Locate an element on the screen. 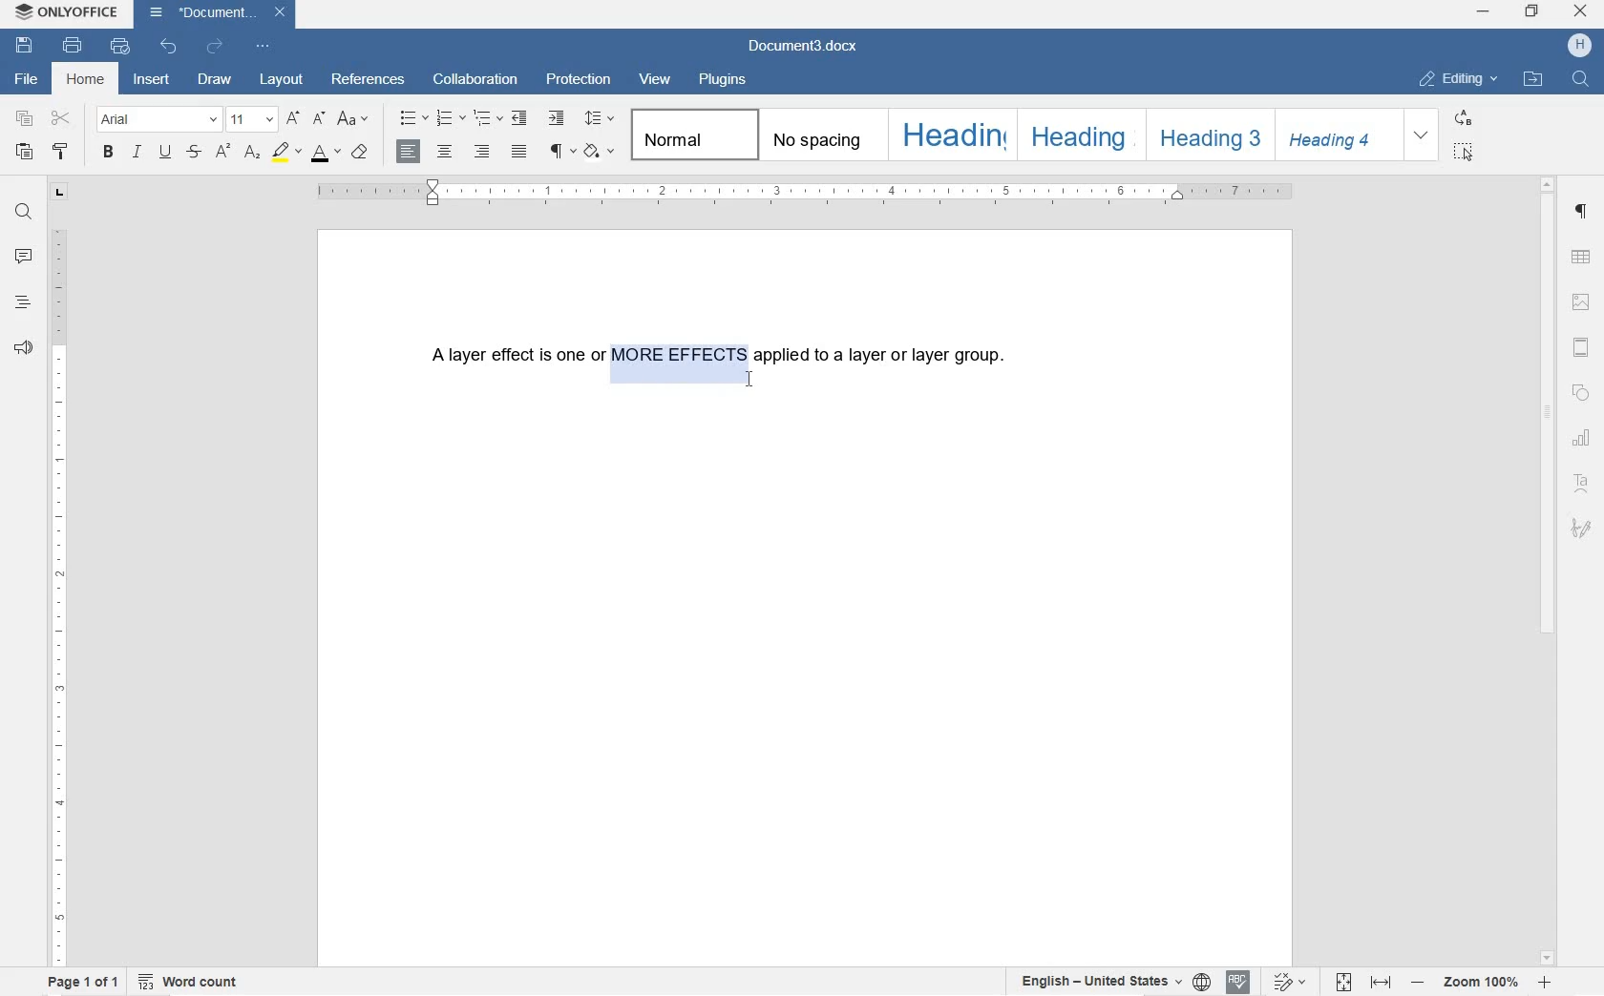 The width and height of the screenshot is (1604, 996). NORMAL is located at coordinates (691, 135).